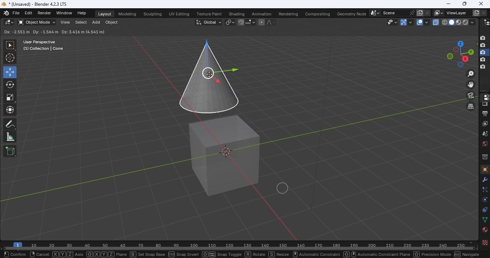 The width and height of the screenshot is (490, 258). What do you see at coordinates (485, 123) in the screenshot?
I see `View layer` at bounding box center [485, 123].